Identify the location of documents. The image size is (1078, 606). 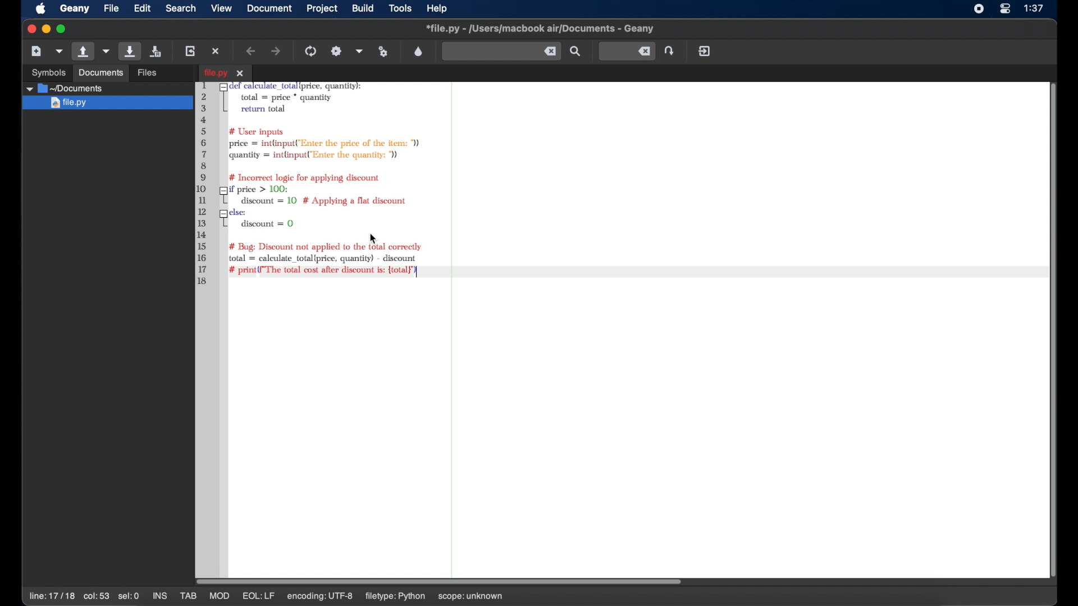
(100, 72).